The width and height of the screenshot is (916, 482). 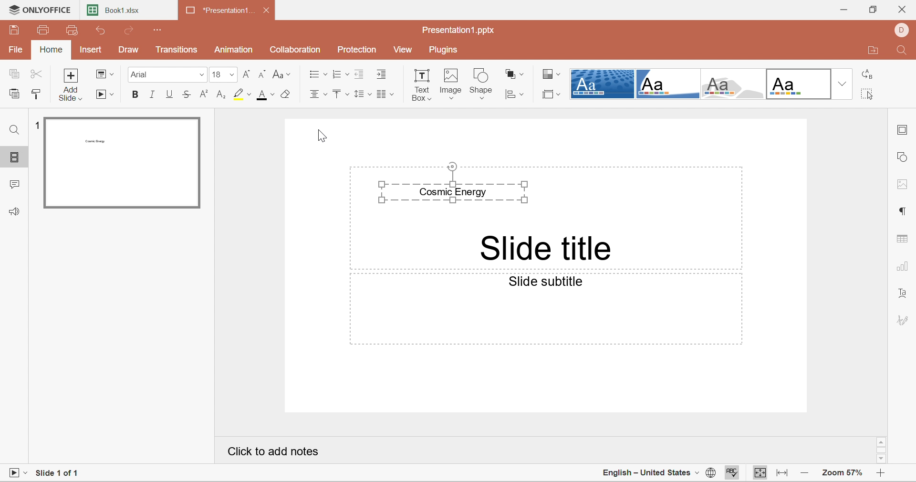 I want to click on Close, so click(x=267, y=11).